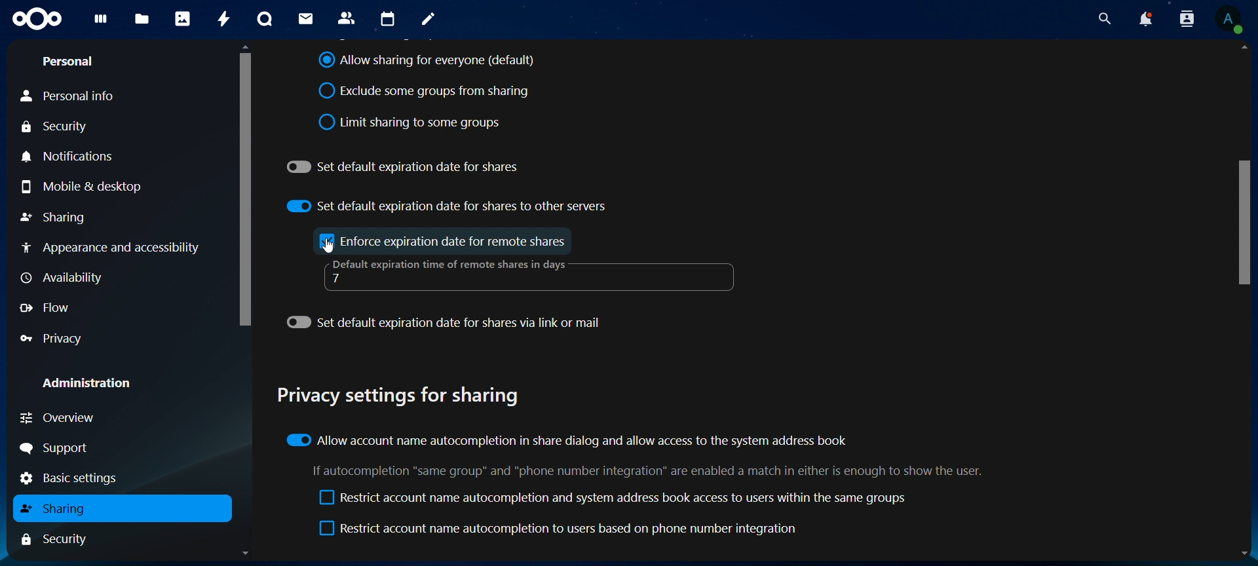 The width and height of the screenshot is (1258, 566). What do you see at coordinates (63, 278) in the screenshot?
I see `availability` at bounding box center [63, 278].